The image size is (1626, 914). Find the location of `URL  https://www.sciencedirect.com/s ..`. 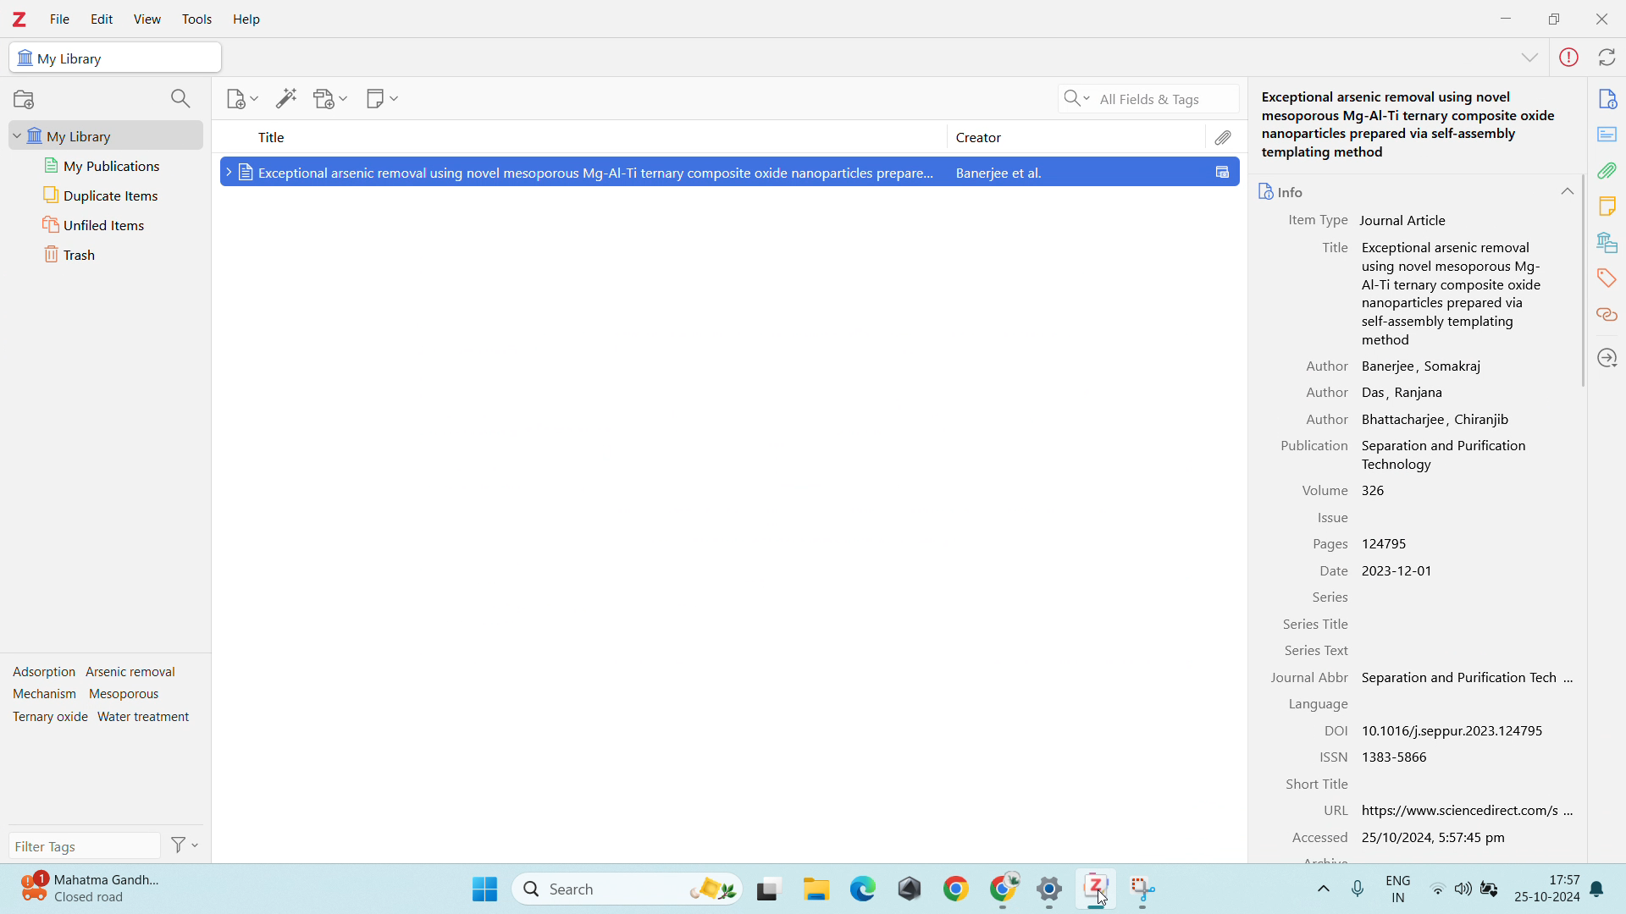

URL  https://www.sciencedirect.com/s .. is located at coordinates (1444, 812).